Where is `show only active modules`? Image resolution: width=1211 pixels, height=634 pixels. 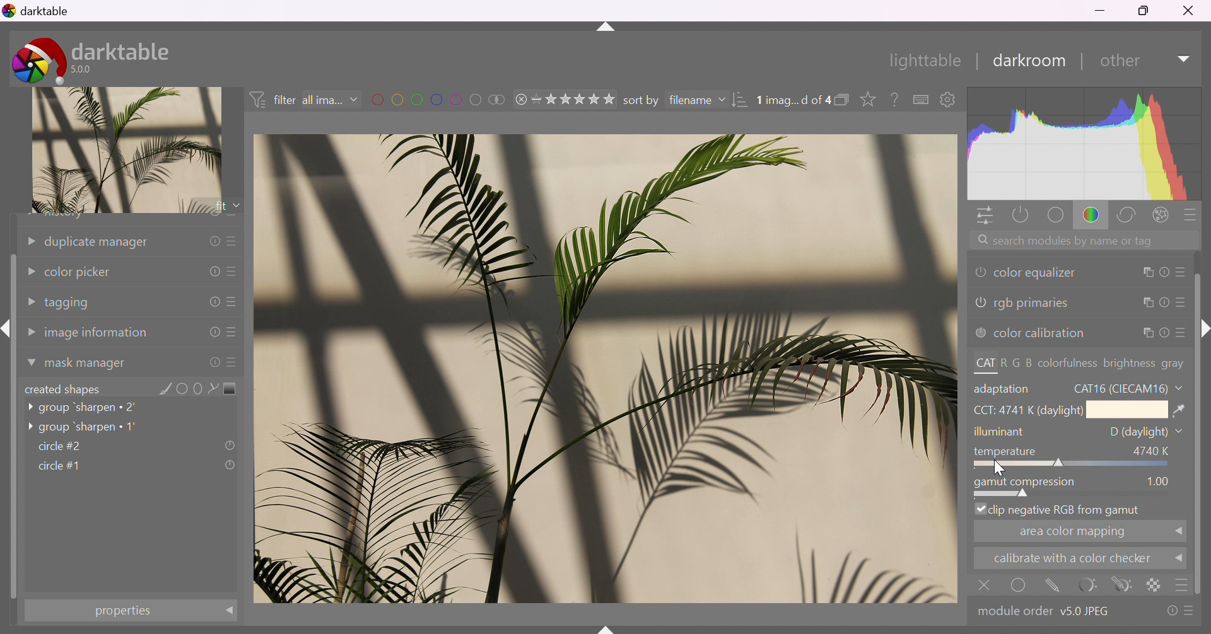 show only active modules is located at coordinates (1021, 215).